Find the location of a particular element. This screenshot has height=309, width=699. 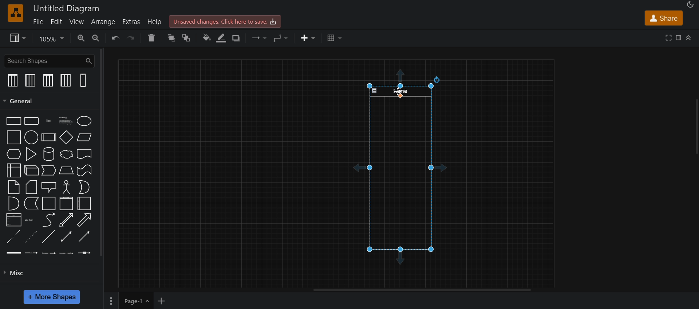

format is located at coordinates (678, 38).